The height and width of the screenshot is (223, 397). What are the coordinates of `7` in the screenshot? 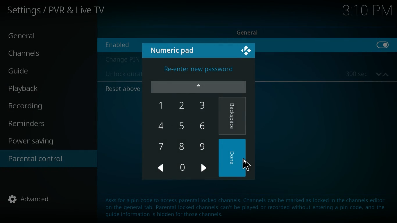 It's located at (162, 146).